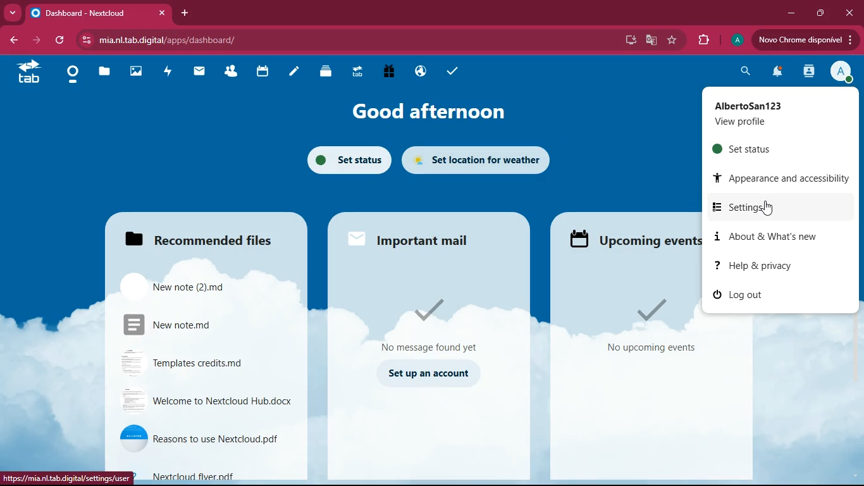  Describe the element at coordinates (631, 240) in the screenshot. I see `upcoming events` at that location.